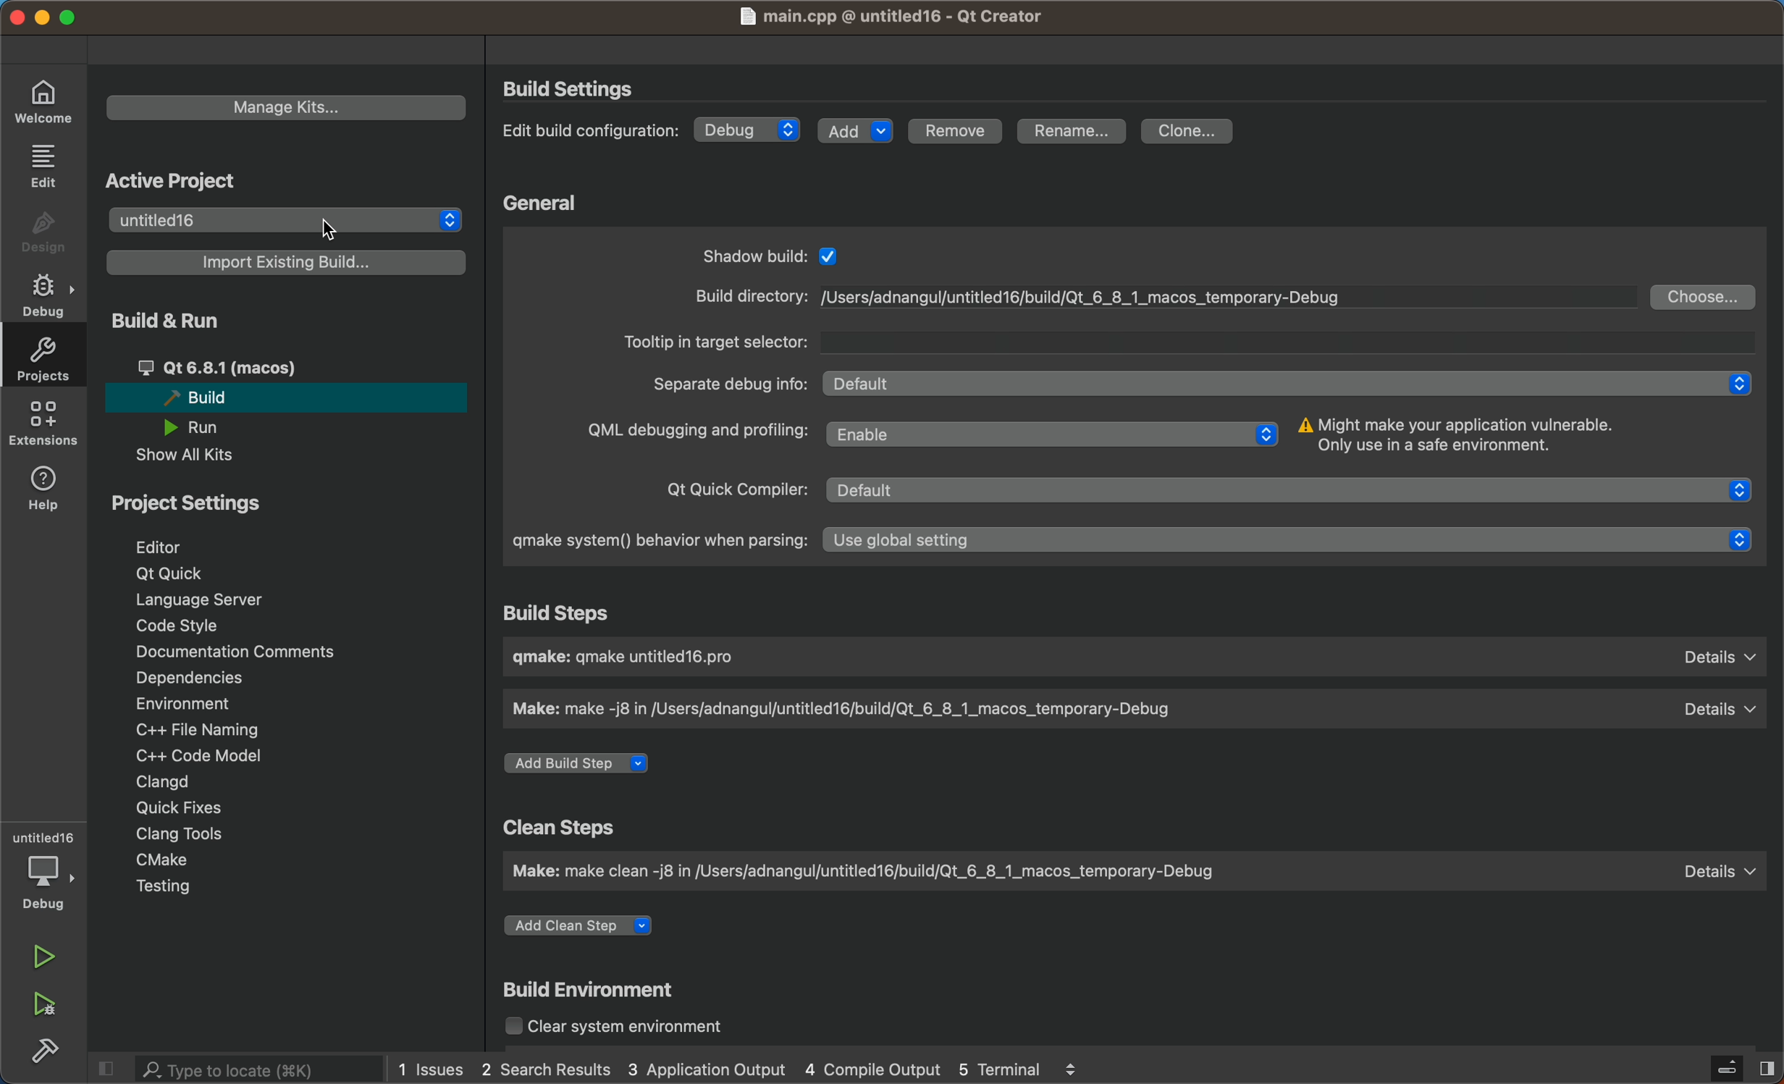 Image resolution: width=1784 pixels, height=1084 pixels. I want to click on project settings, so click(289, 697).